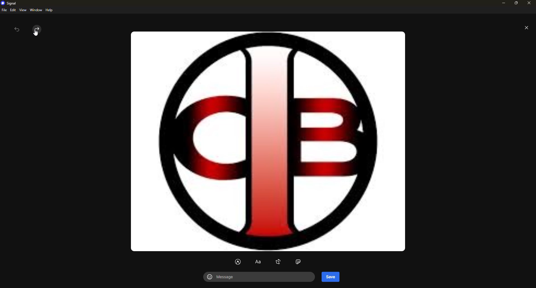 This screenshot has height=288, width=536. I want to click on view, so click(23, 10).